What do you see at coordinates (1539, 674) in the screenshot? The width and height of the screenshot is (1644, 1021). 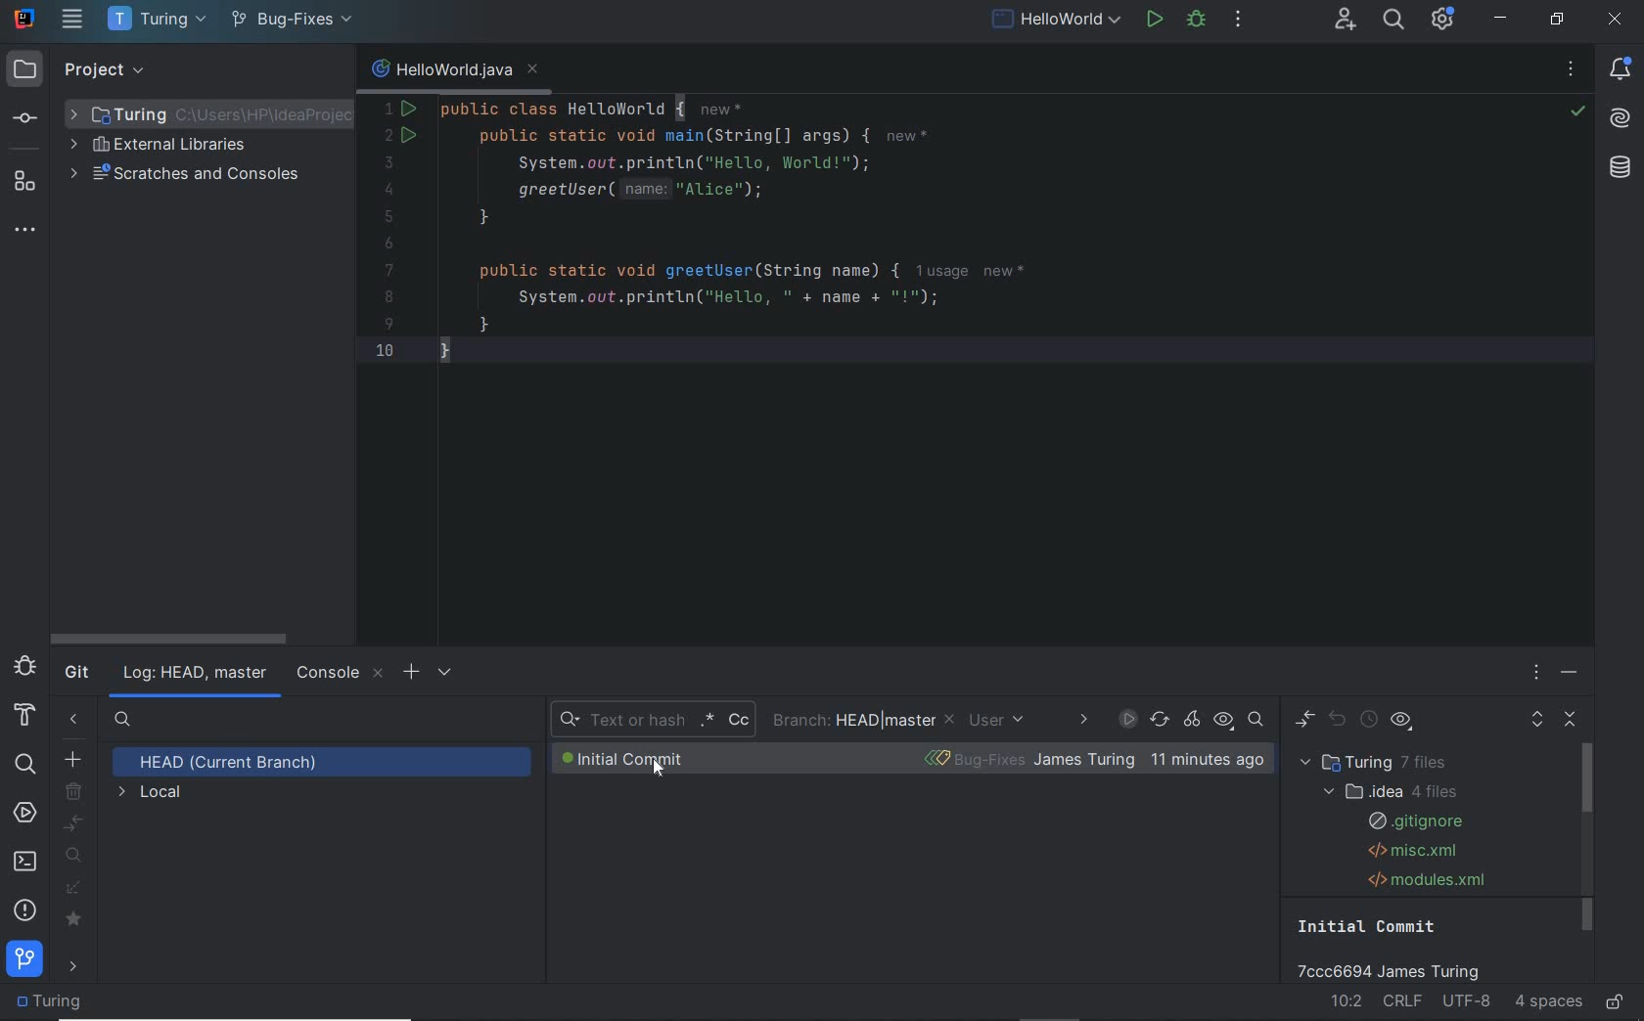 I see `OPTIONS` at bounding box center [1539, 674].